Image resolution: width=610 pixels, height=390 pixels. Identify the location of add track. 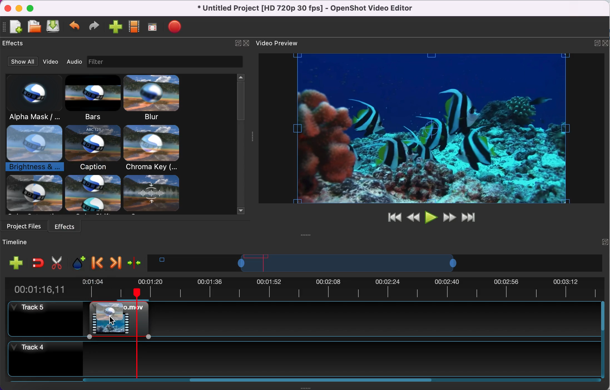
(14, 264).